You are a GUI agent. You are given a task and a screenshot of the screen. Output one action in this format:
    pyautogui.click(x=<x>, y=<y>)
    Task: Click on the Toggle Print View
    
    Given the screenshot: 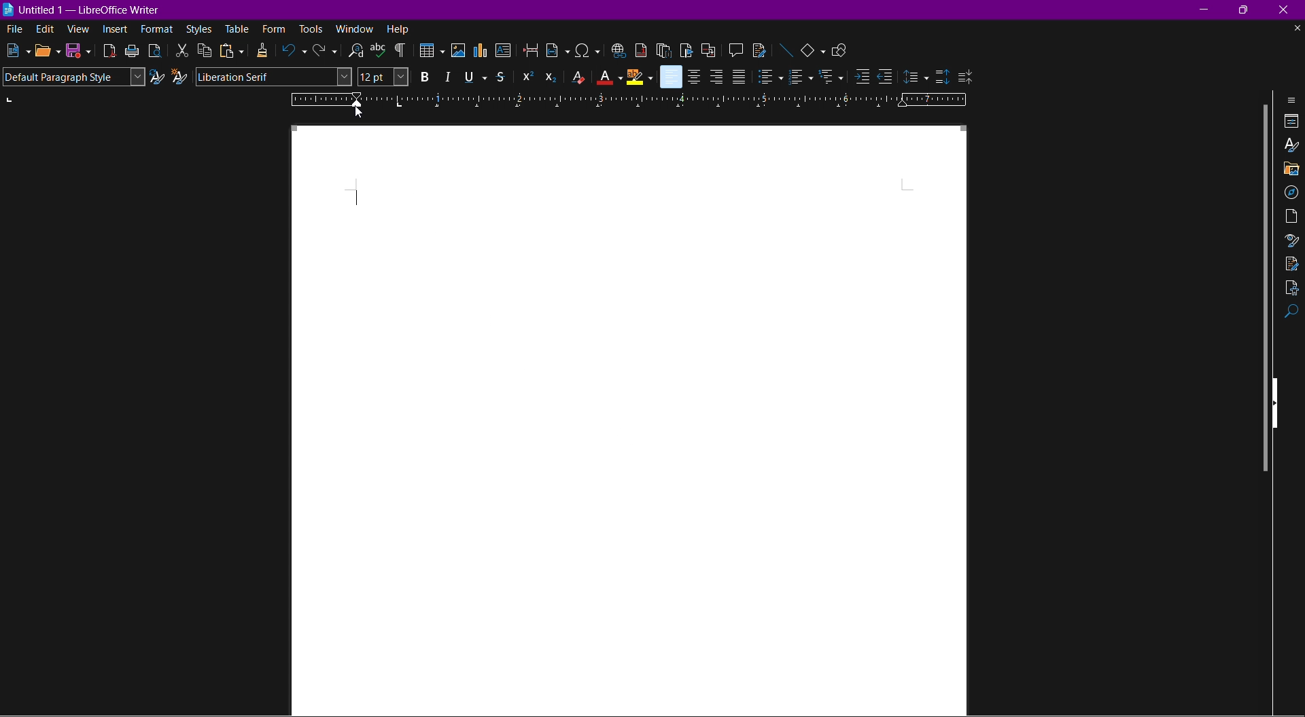 What is the action you would take?
    pyautogui.click(x=154, y=50)
    